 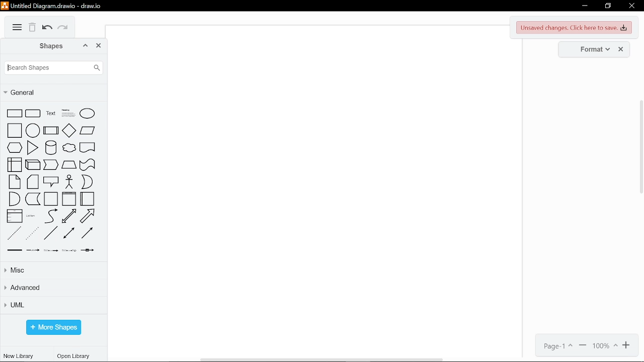 What do you see at coordinates (69, 216) in the screenshot?
I see `bidirectional arrow` at bounding box center [69, 216].